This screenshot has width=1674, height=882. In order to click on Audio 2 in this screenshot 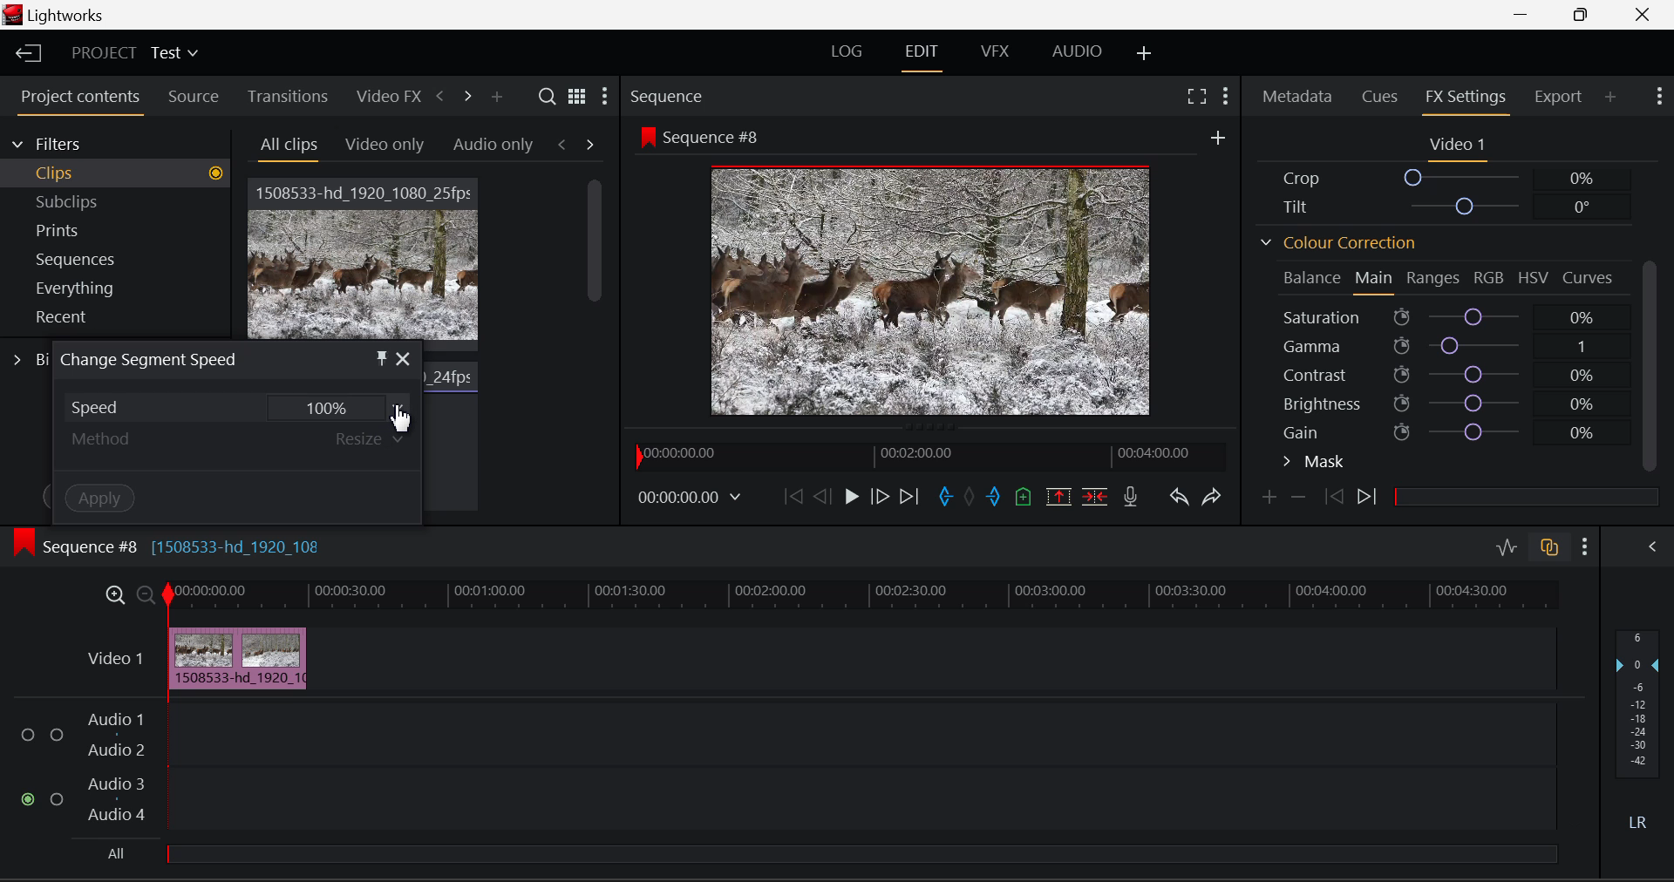, I will do `click(119, 750)`.